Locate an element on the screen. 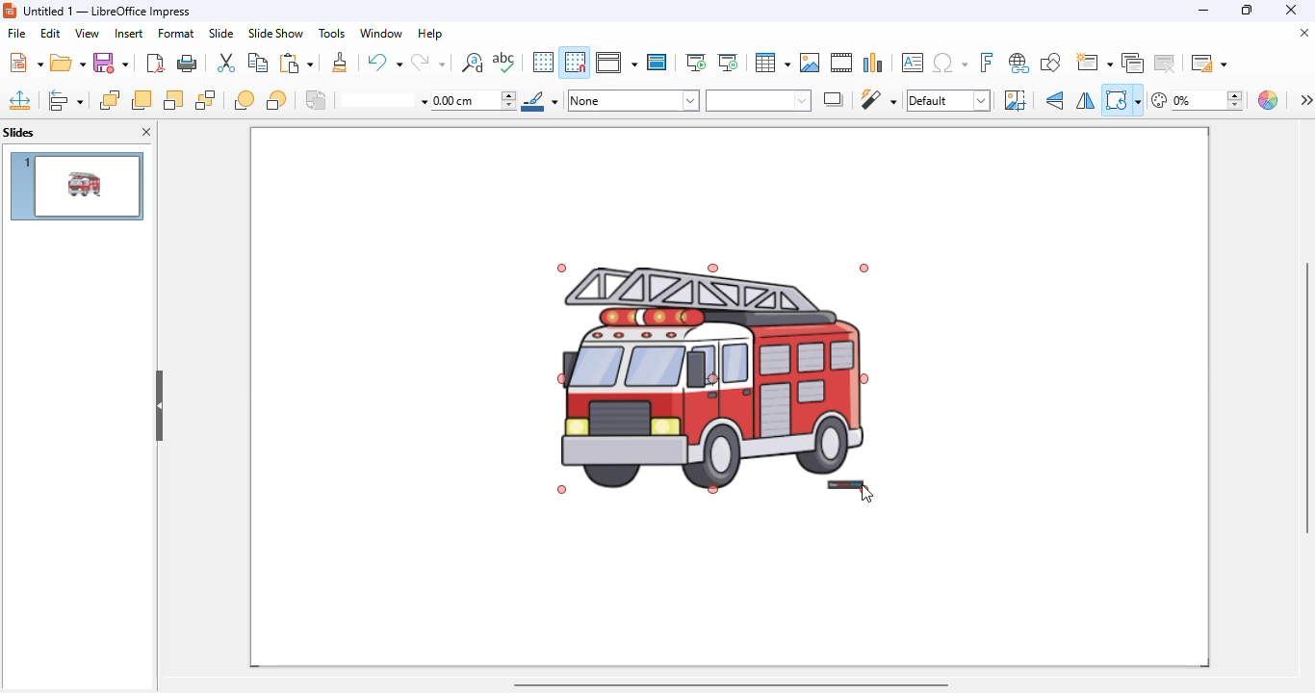 The image size is (1315, 693). show draw functions is located at coordinates (1051, 63).